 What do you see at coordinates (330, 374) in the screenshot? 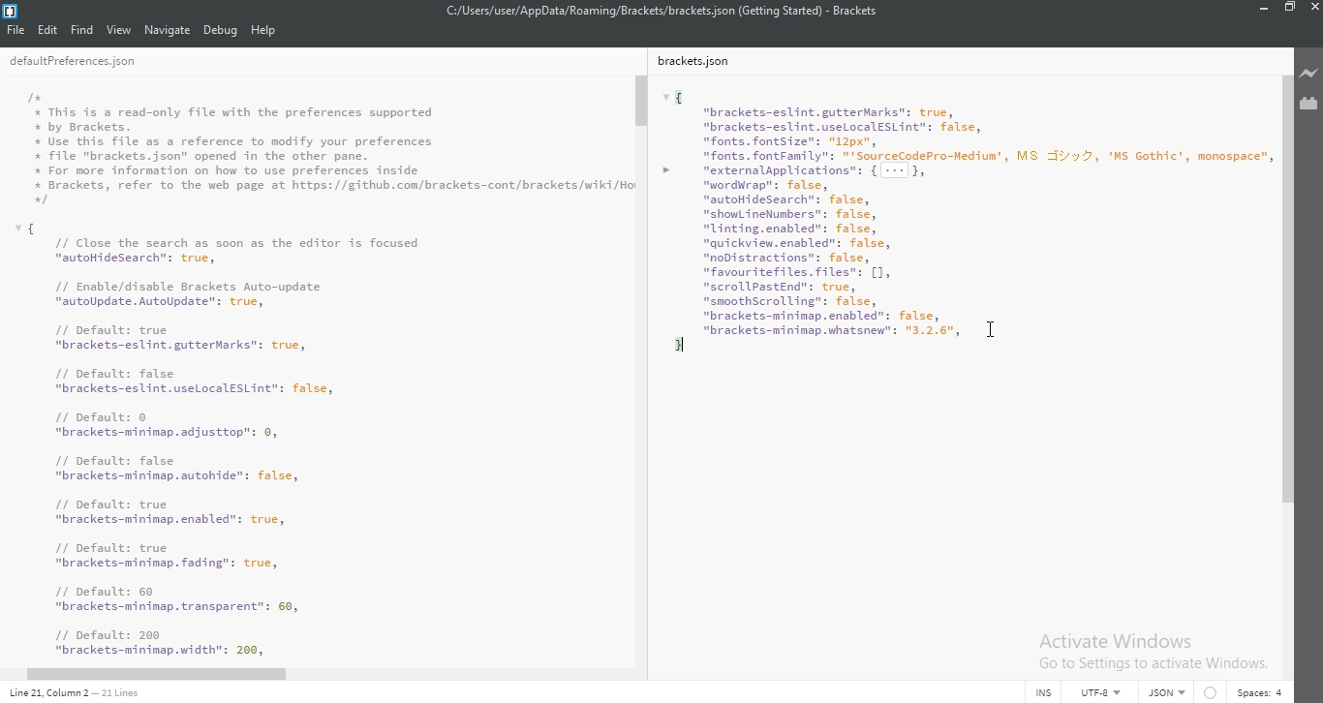
I see `* This is a read-only file with the preferences supported
* by Brackets.
* Use this file as a reference to modify your preferences
+ file "brackets.json" opened in the other pane.
+ For more information on how to use preferences inside
+ Brackets, refer to the web page at https: //github.com/brackets-cont/brackets/wiki/Ho
/
© // Close the search as soon as the editor is focused

"autoHideSearch": true,

// Enable/disable Brackets Auto-update

“autoUpdate. AutoUpdate”: true,

11 Default: true

"brackets-eslint.gutterMarks": true,

77 Default: false

"brackets-eslint.uselocalESLint": false,

11 Default: ©

"brackets-mininap.adjusttop": 0,

71 Default: false

"brackets-mininap.autohide": false,

11 Default: true

"brackets-mininap. enabled": true,

11 Default: true

“"brackets-mininap. fading": true,

11 Default: 60

"brackets-mininap. transparent”: 60,

11 Default: 200

"brackets-minimap.width": 200,` at bounding box center [330, 374].